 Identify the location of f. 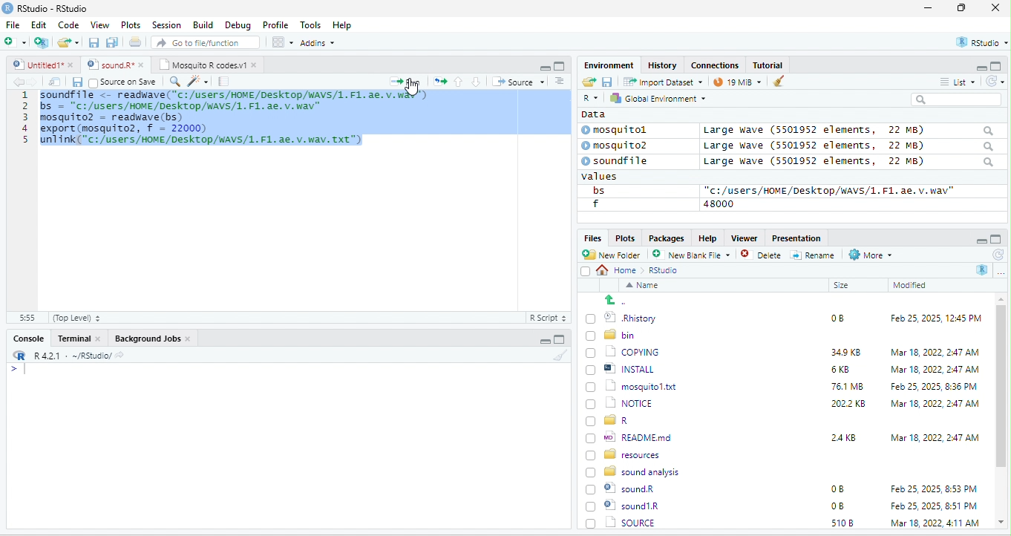
(595, 204).